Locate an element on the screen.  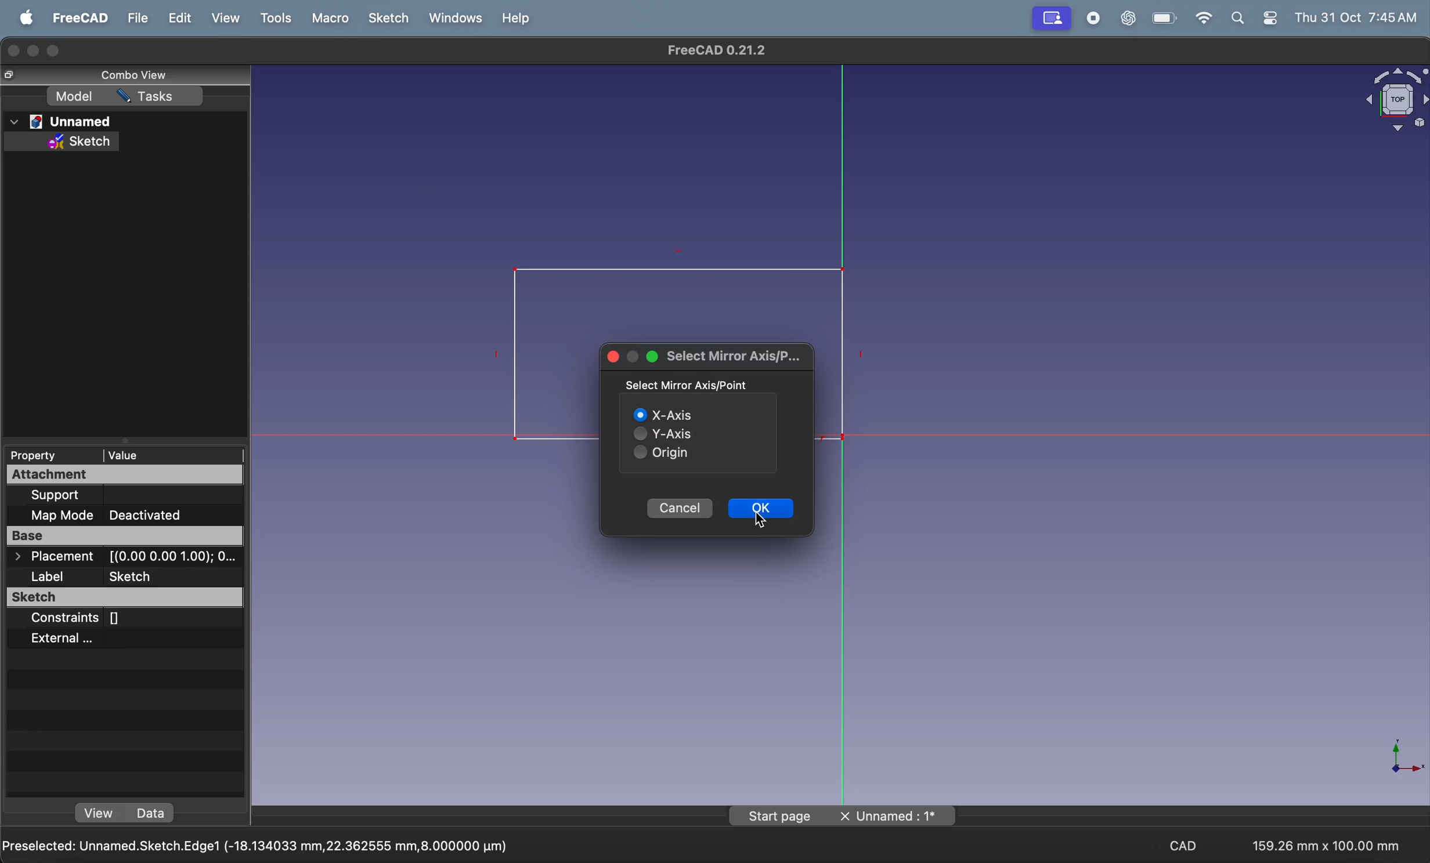
chatgpt is located at coordinates (1128, 19).